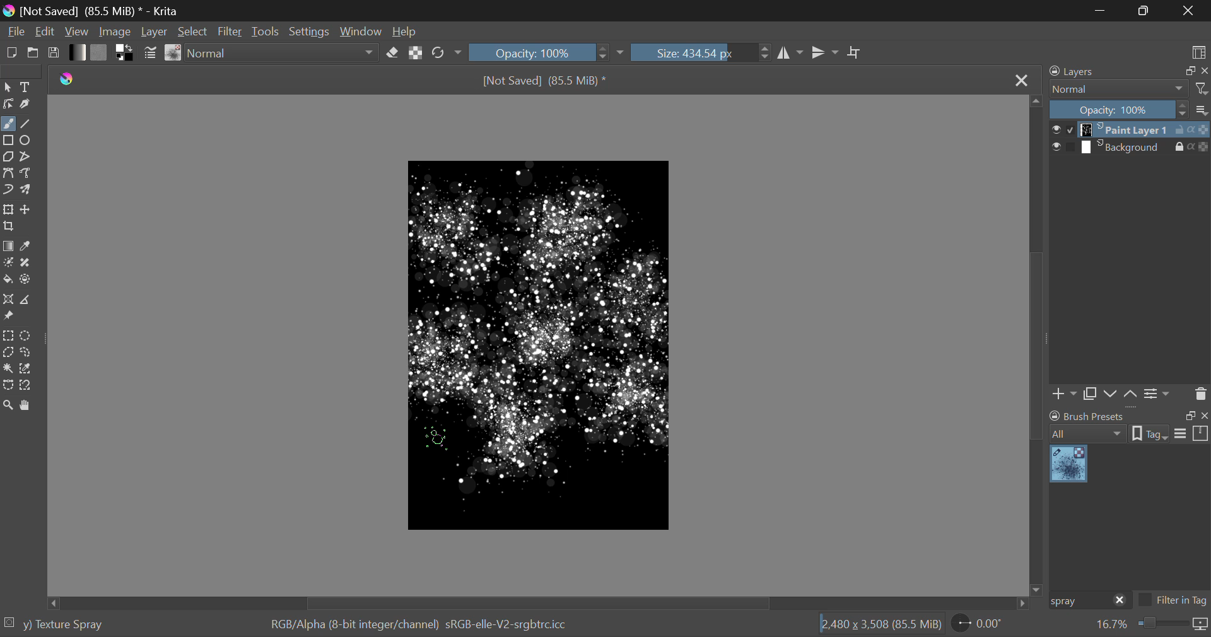  Describe the element at coordinates (10, 227) in the screenshot. I see `Crop Layer` at that location.